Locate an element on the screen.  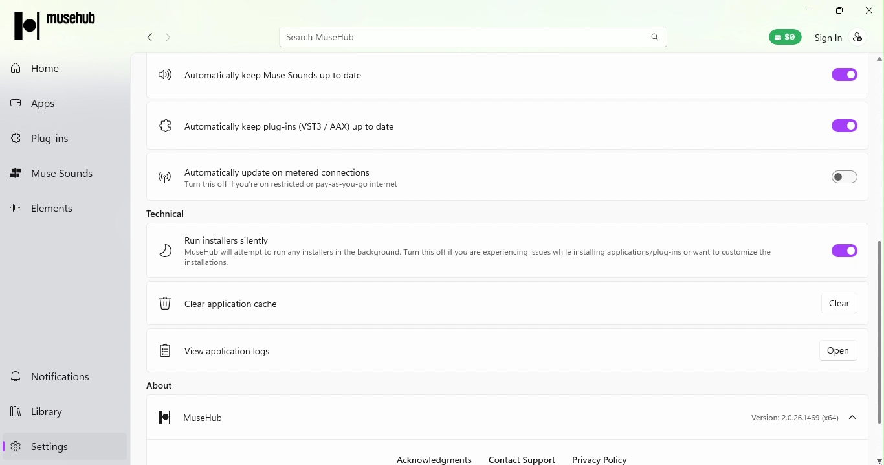
Version is located at coordinates (801, 416).